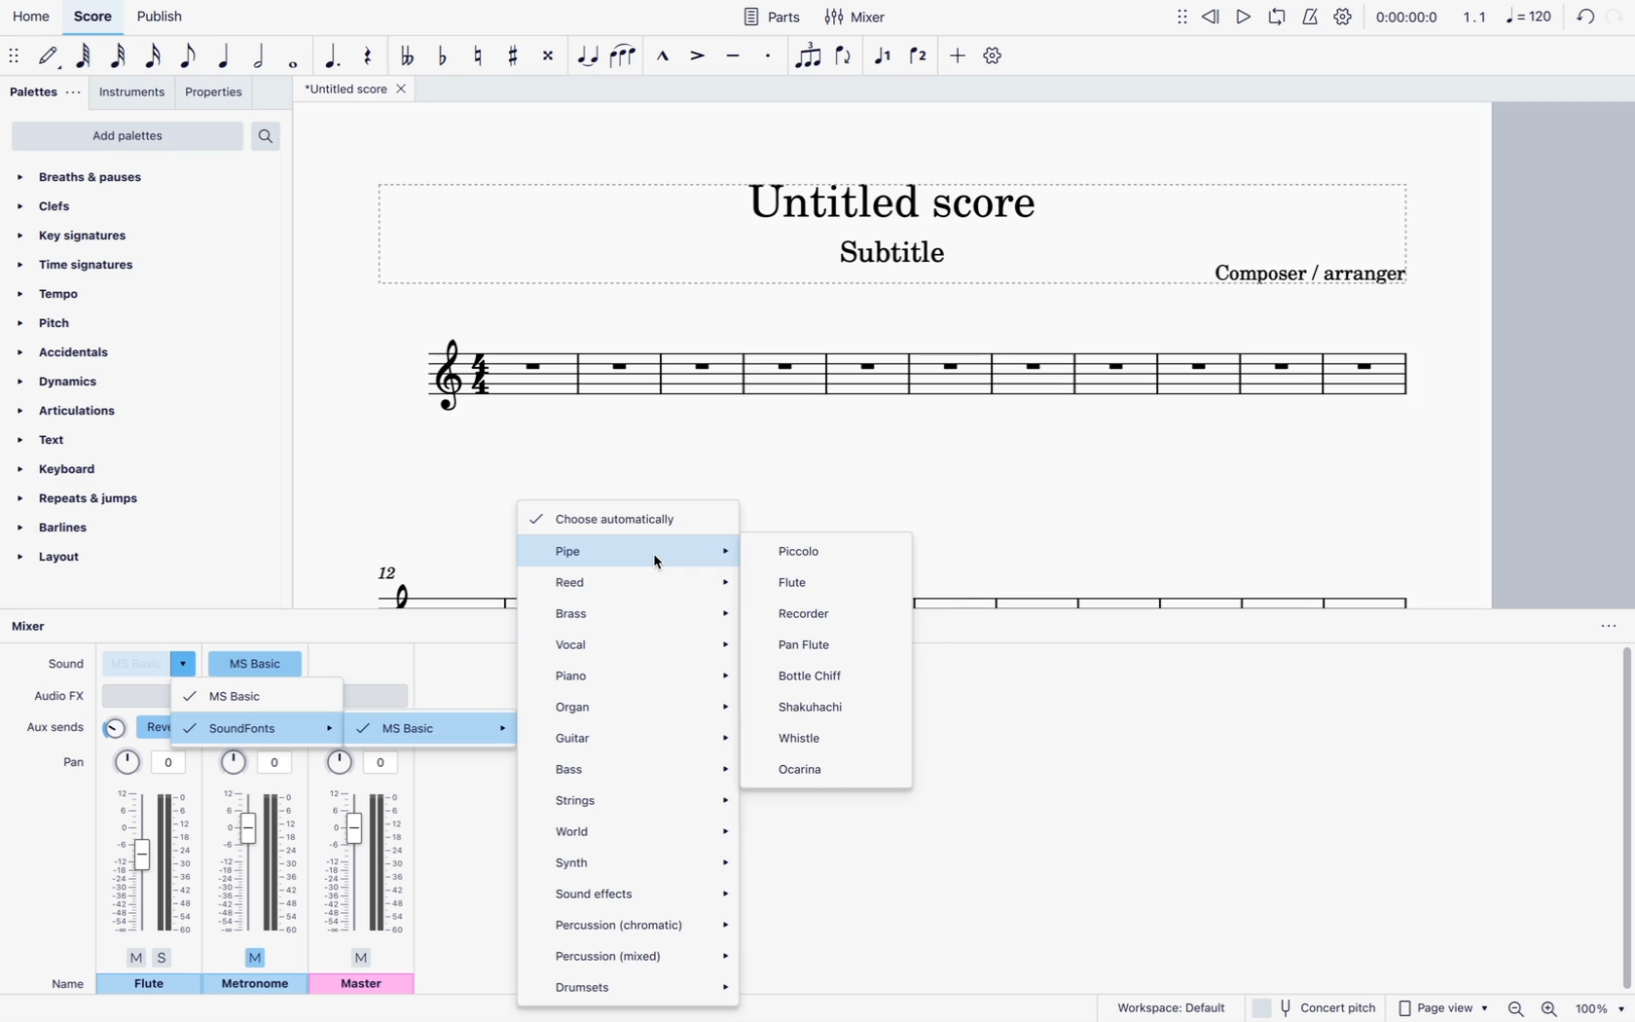 The height and width of the screenshot is (1022, 1635). What do you see at coordinates (614, 518) in the screenshot?
I see `choose automatically` at bounding box center [614, 518].